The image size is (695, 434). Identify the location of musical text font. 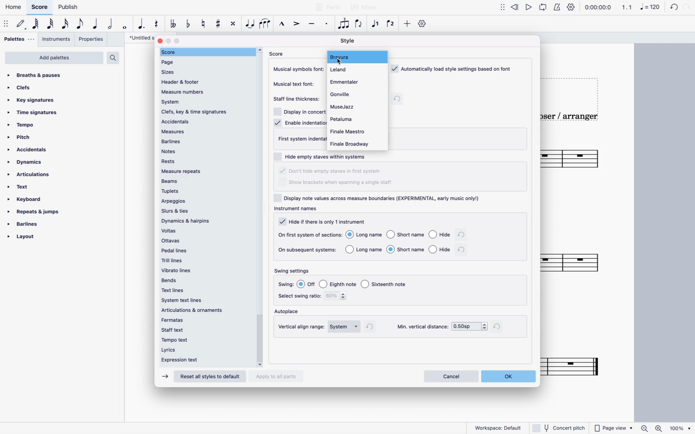
(297, 83).